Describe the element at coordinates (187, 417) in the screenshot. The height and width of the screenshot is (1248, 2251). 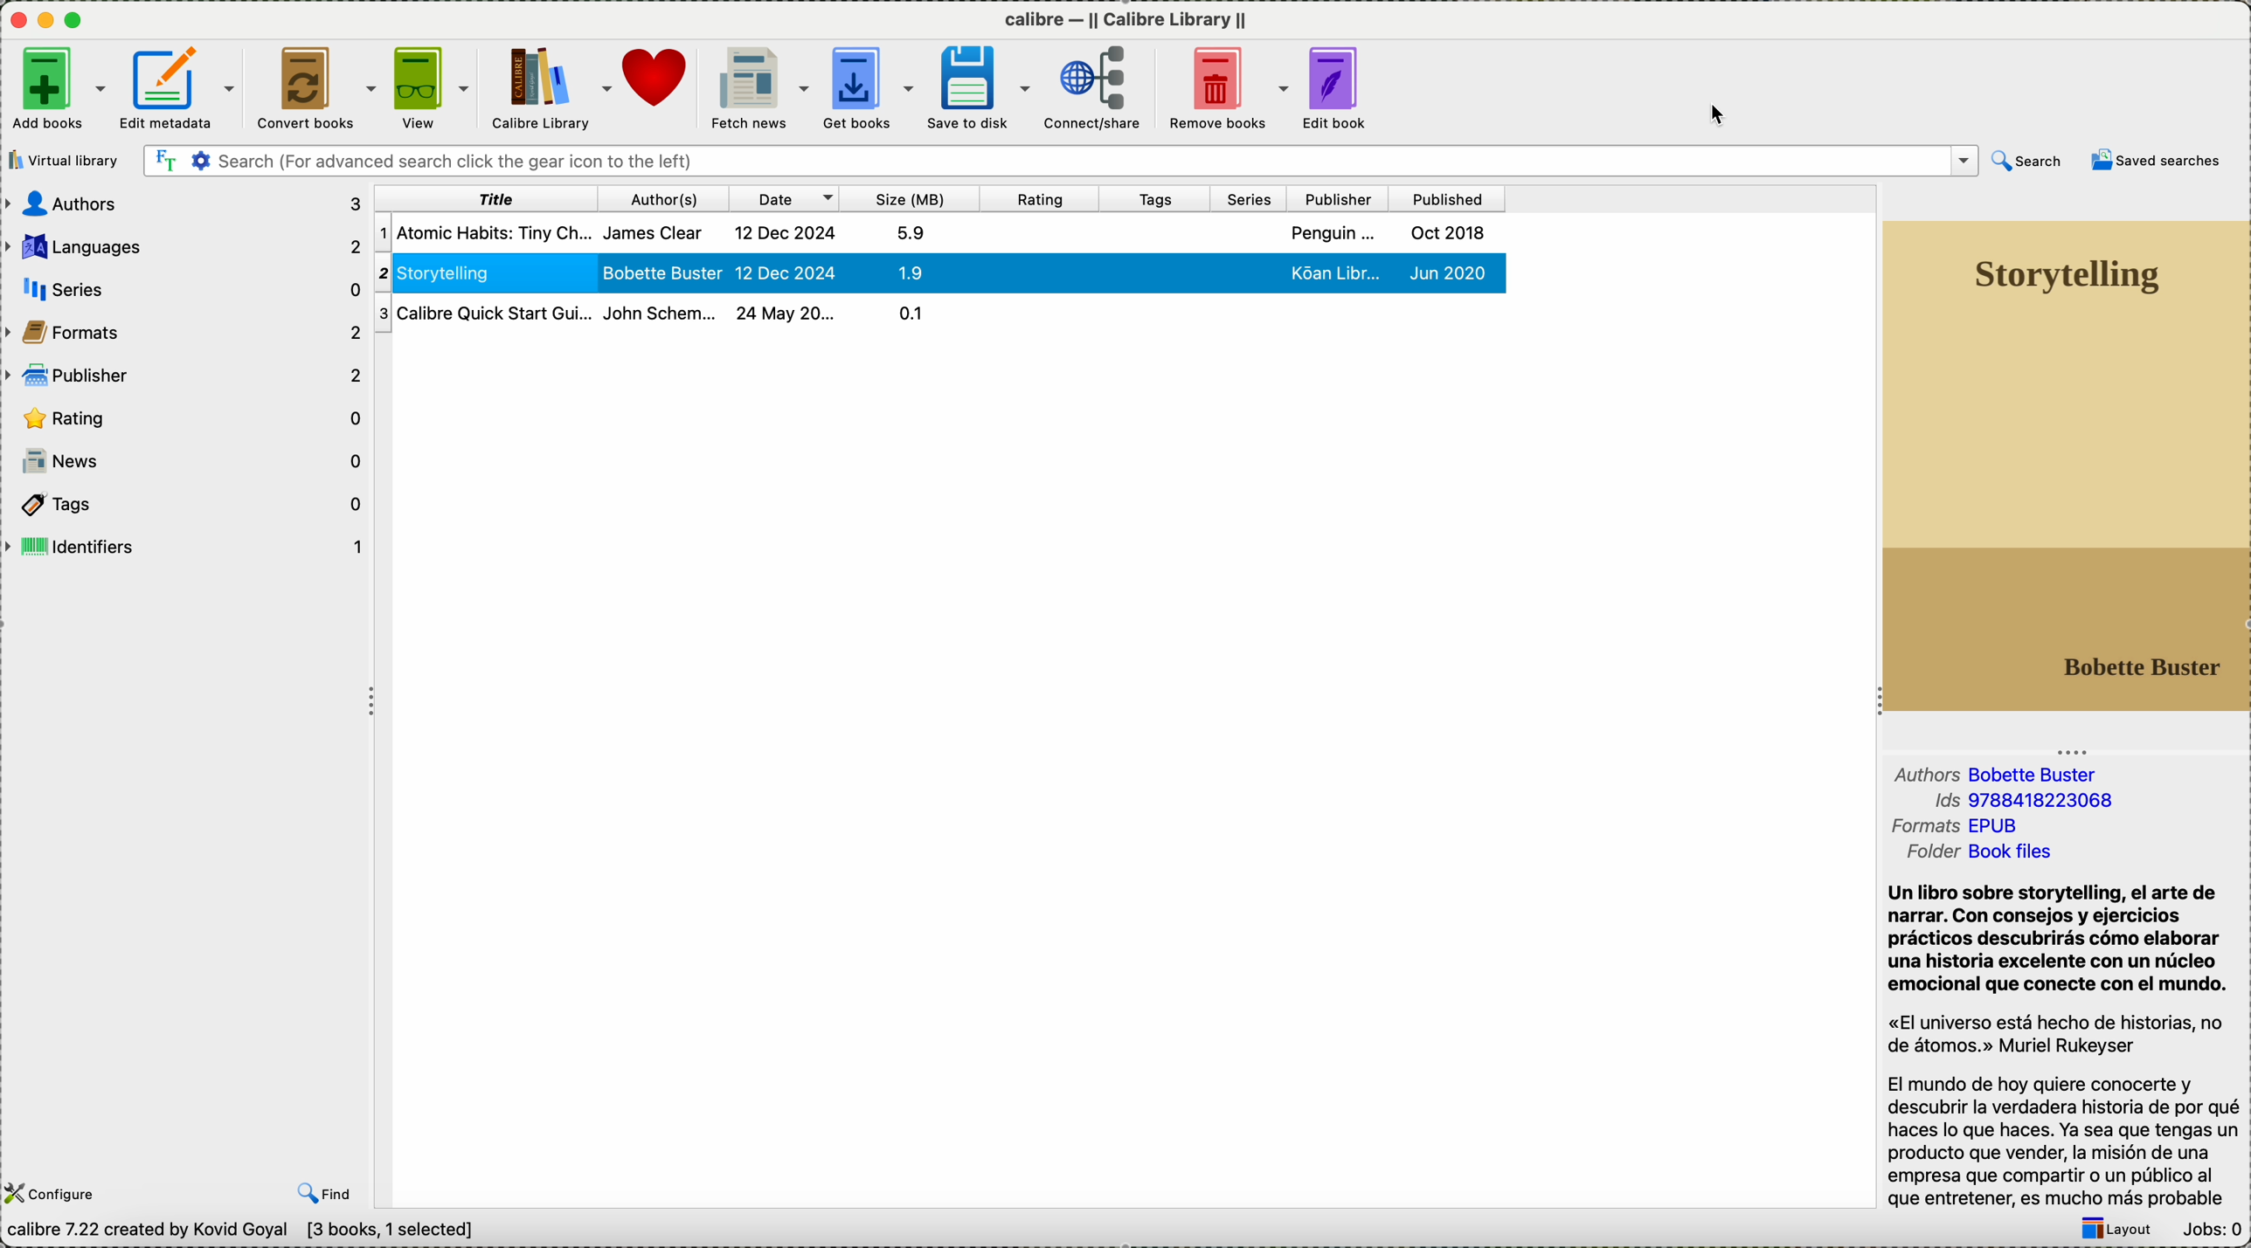
I see `rating` at that location.